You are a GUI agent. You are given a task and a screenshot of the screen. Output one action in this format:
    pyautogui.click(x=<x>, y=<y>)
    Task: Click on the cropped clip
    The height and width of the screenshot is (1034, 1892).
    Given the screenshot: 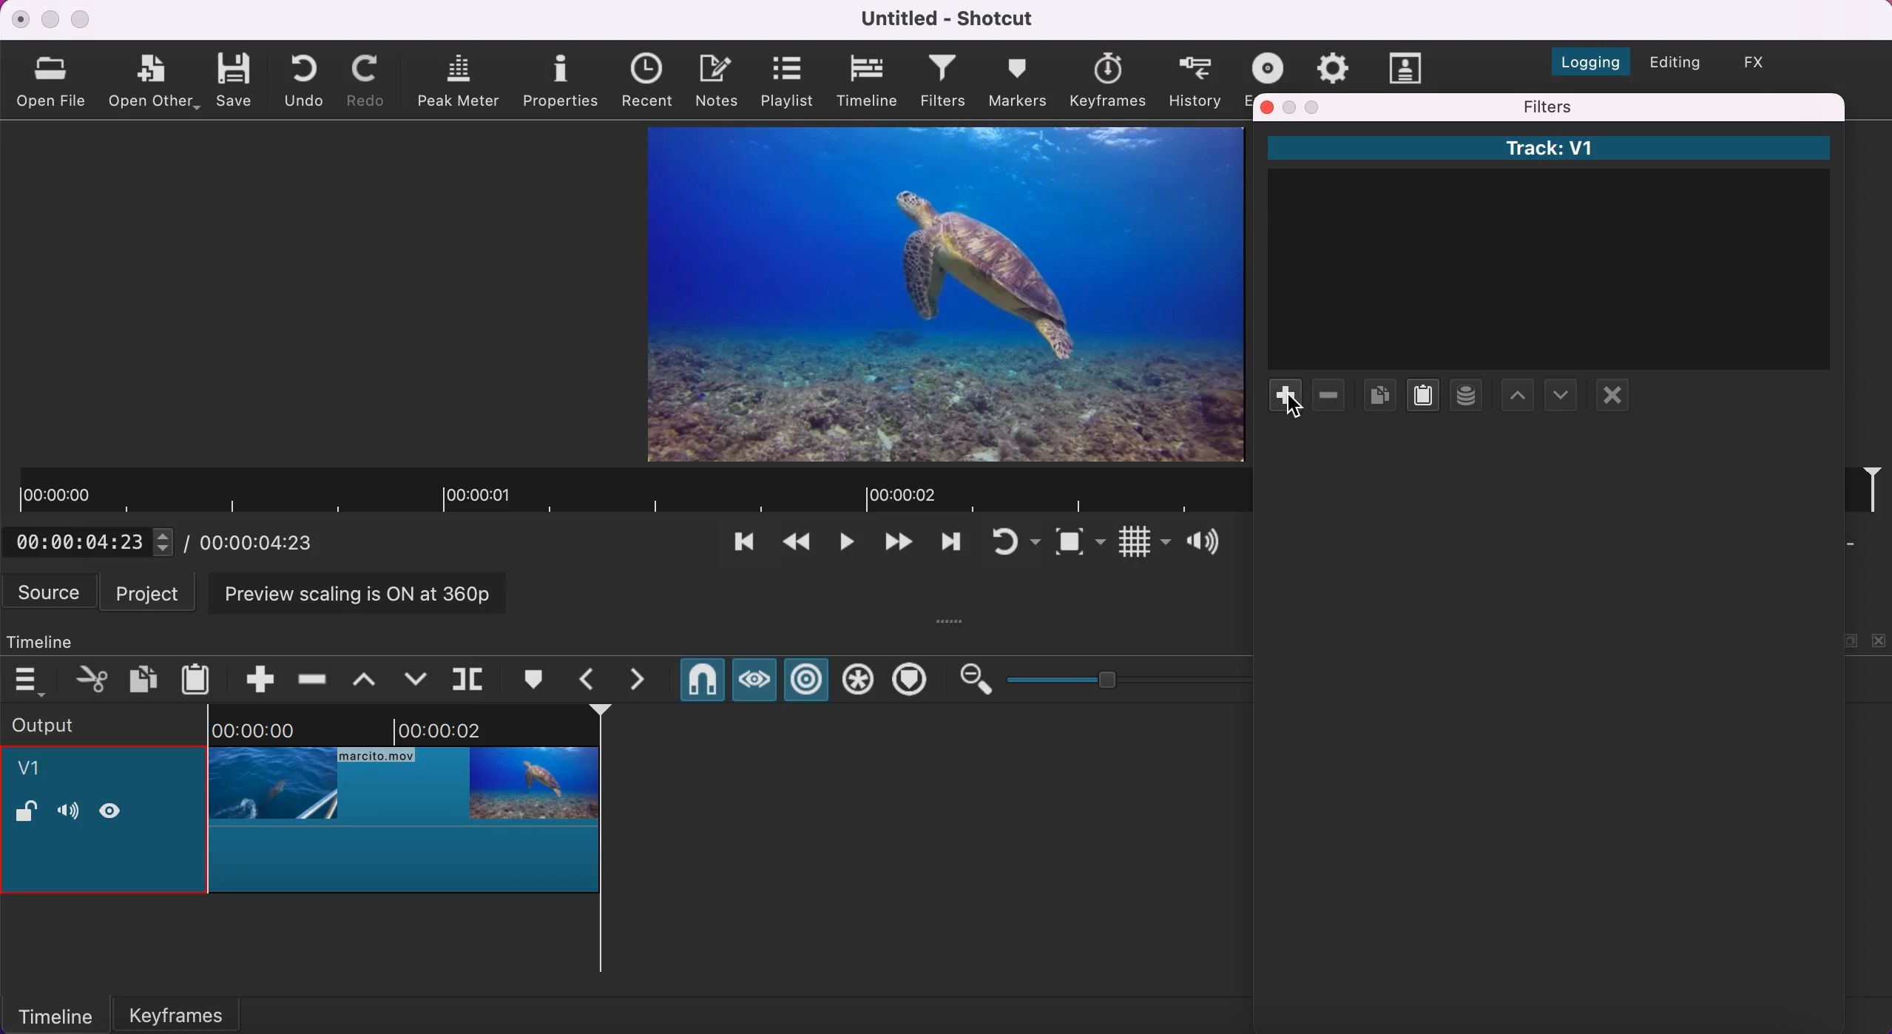 What is the action you would take?
    pyautogui.click(x=403, y=809)
    